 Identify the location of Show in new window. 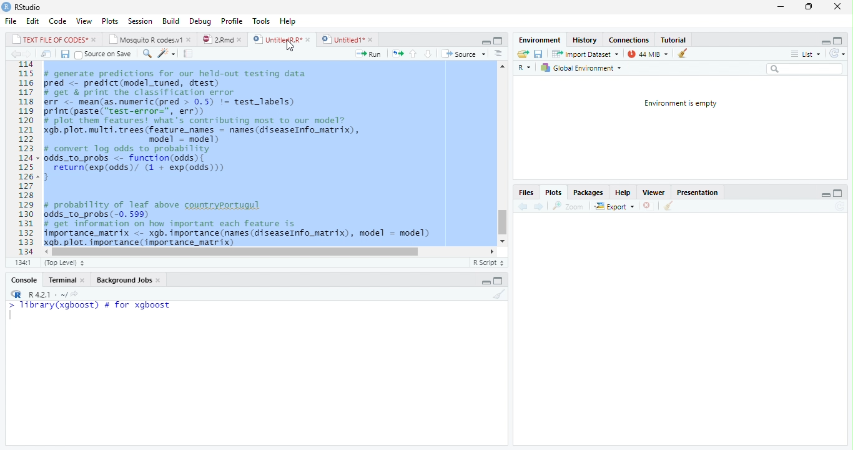
(44, 54).